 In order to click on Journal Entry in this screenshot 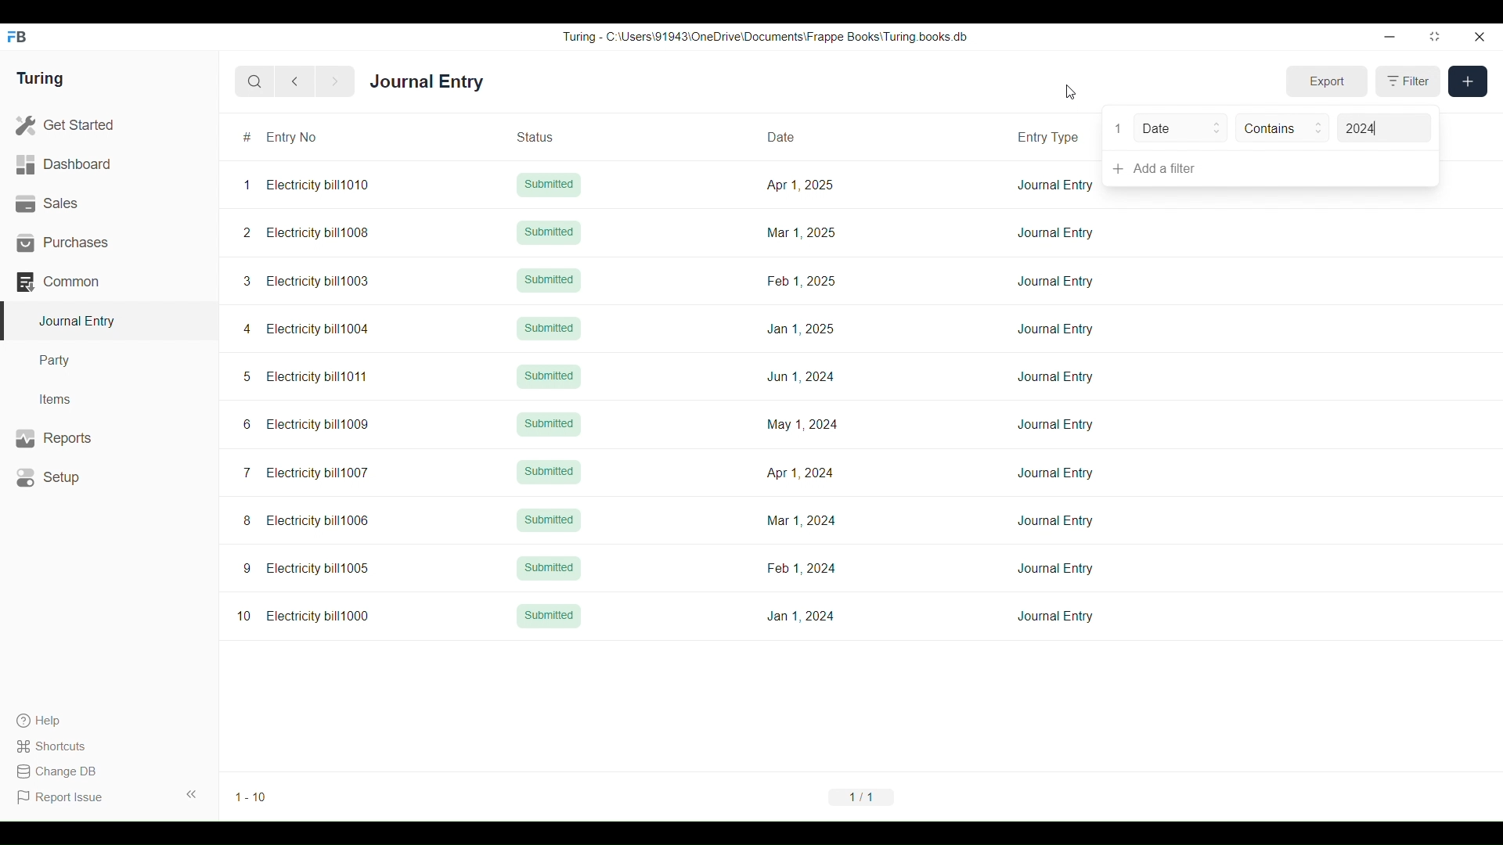, I will do `click(1056, 473)`.